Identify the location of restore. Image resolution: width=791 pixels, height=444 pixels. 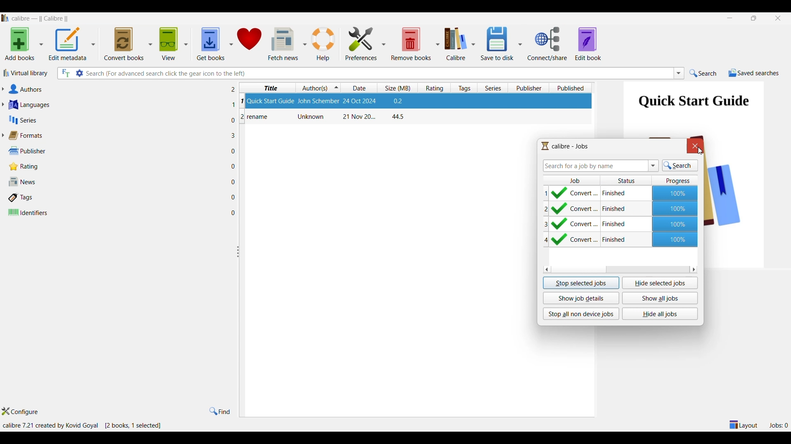
(754, 18).